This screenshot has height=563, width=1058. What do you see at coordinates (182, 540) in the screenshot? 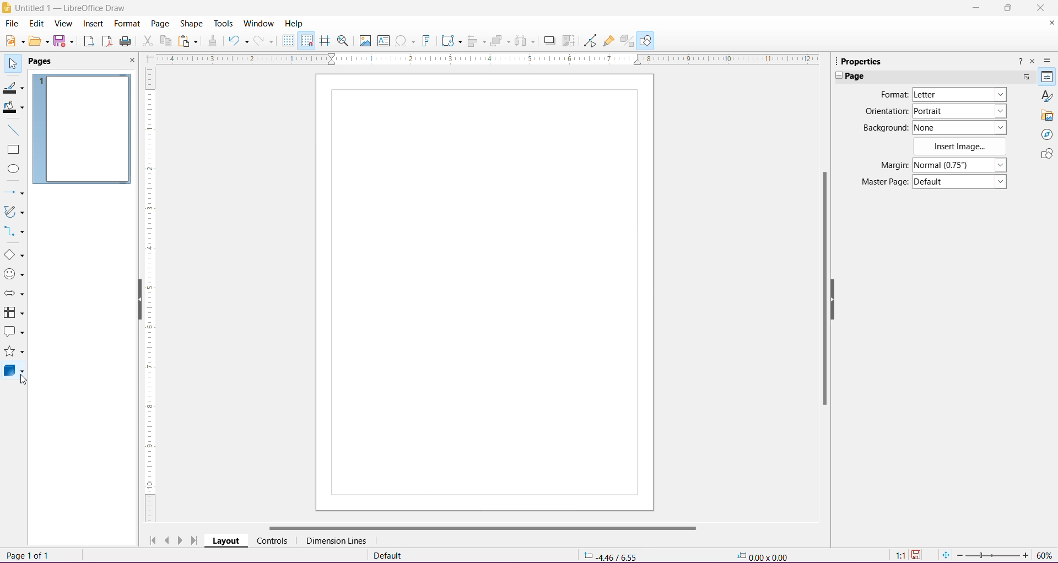
I see `Scroll to next page` at bounding box center [182, 540].